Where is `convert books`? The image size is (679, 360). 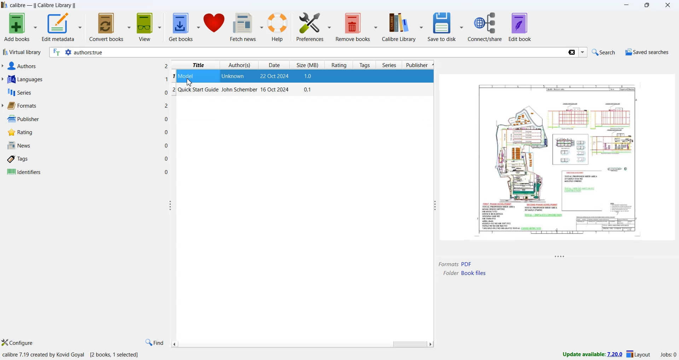
convert books is located at coordinates (111, 26).